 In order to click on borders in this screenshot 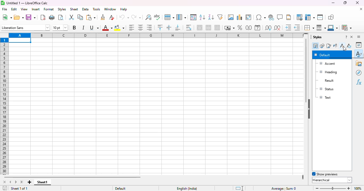, I will do `click(309, 27)`.